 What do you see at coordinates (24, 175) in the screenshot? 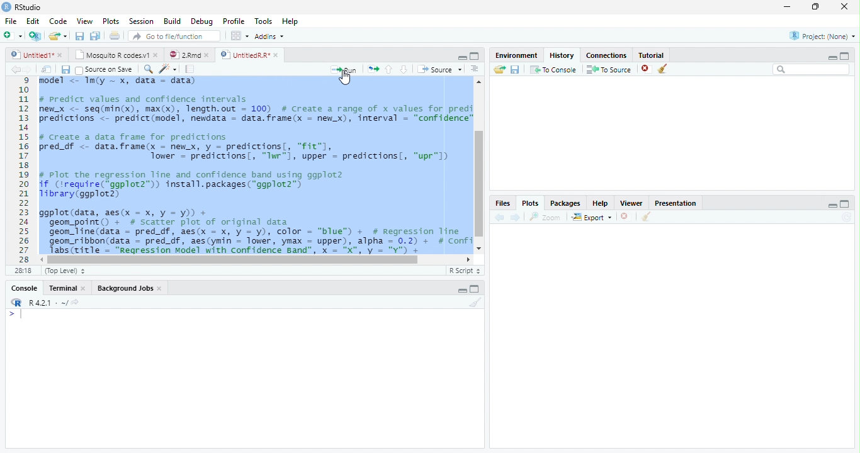
I see `11121311s161718192021223225262728` at bounding box center [24, 175].